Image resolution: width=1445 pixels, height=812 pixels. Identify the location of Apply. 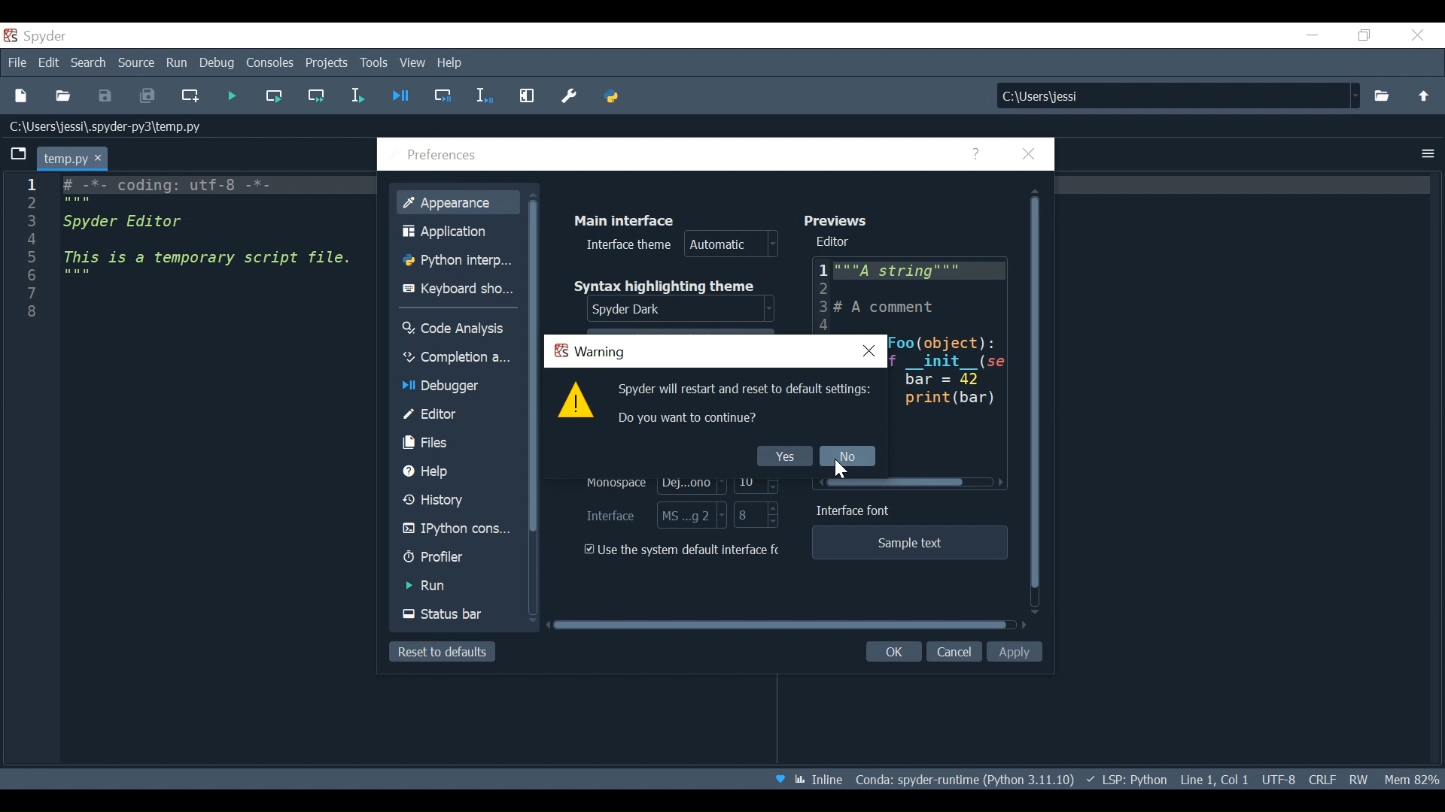
(1015, 651).